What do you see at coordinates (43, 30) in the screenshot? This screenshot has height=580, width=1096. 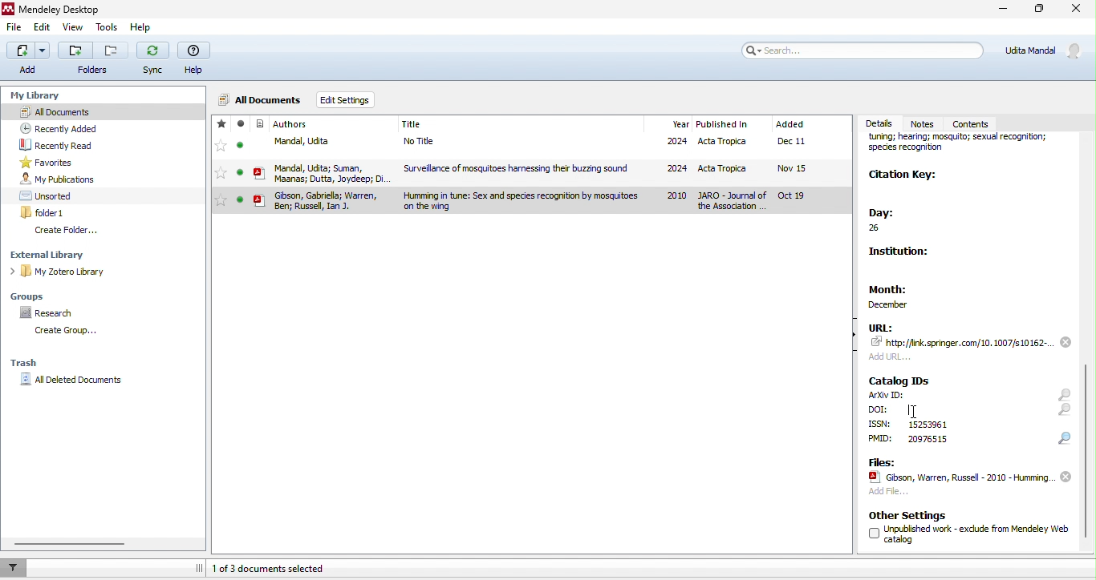 I see `edit` at bounding box center [43, 30].